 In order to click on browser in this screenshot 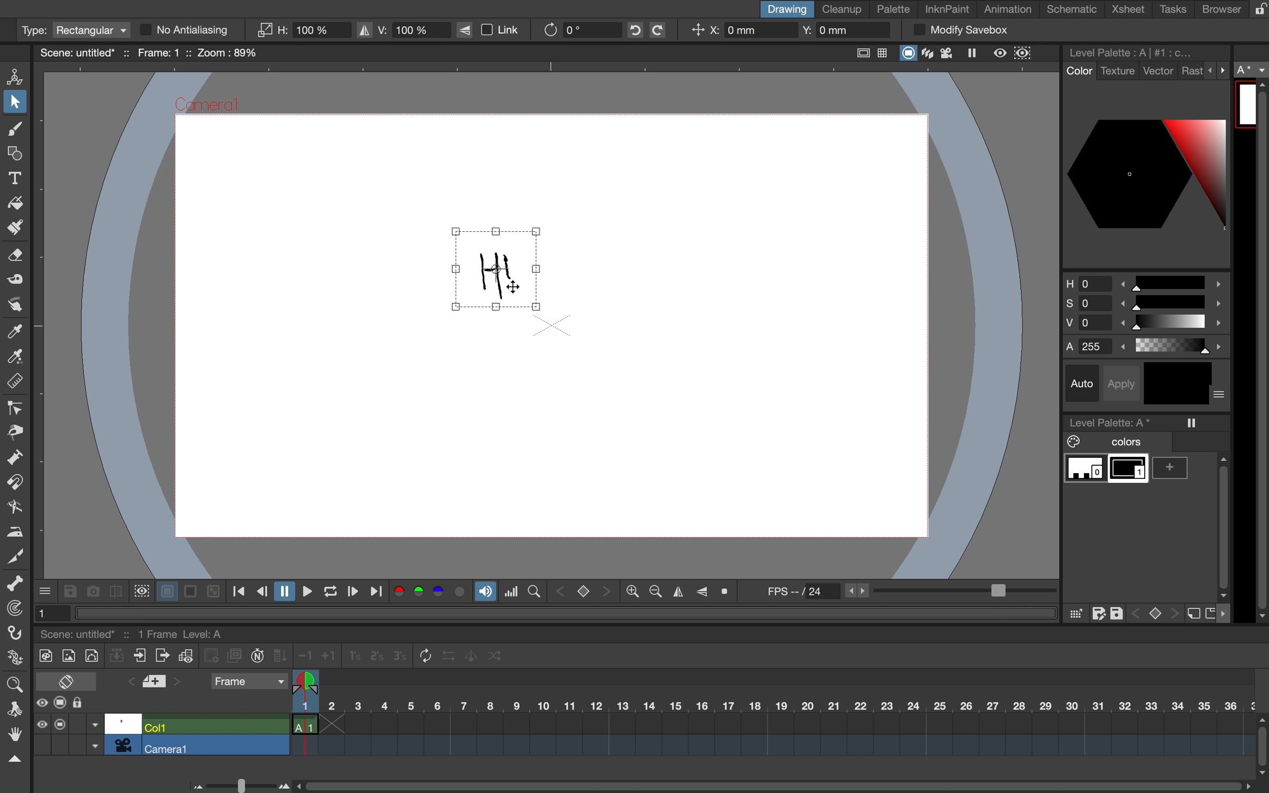, I will do `click(1214, 8)`.